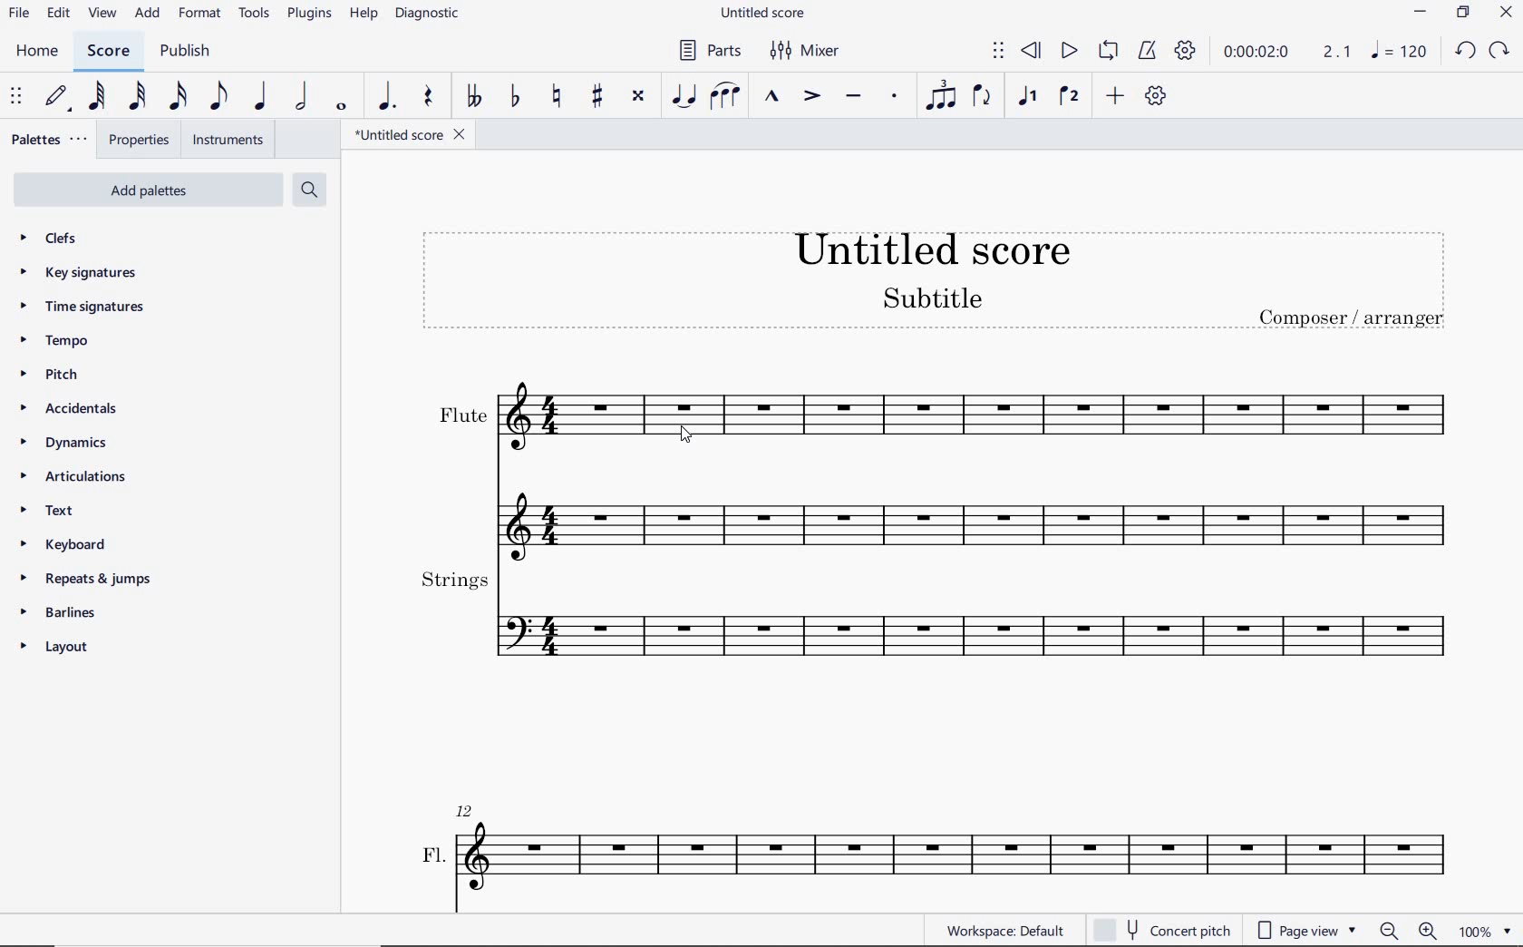  Describe the element at coordinates (409, 134) in the screenshot. I see `FILE NAME` at that location.